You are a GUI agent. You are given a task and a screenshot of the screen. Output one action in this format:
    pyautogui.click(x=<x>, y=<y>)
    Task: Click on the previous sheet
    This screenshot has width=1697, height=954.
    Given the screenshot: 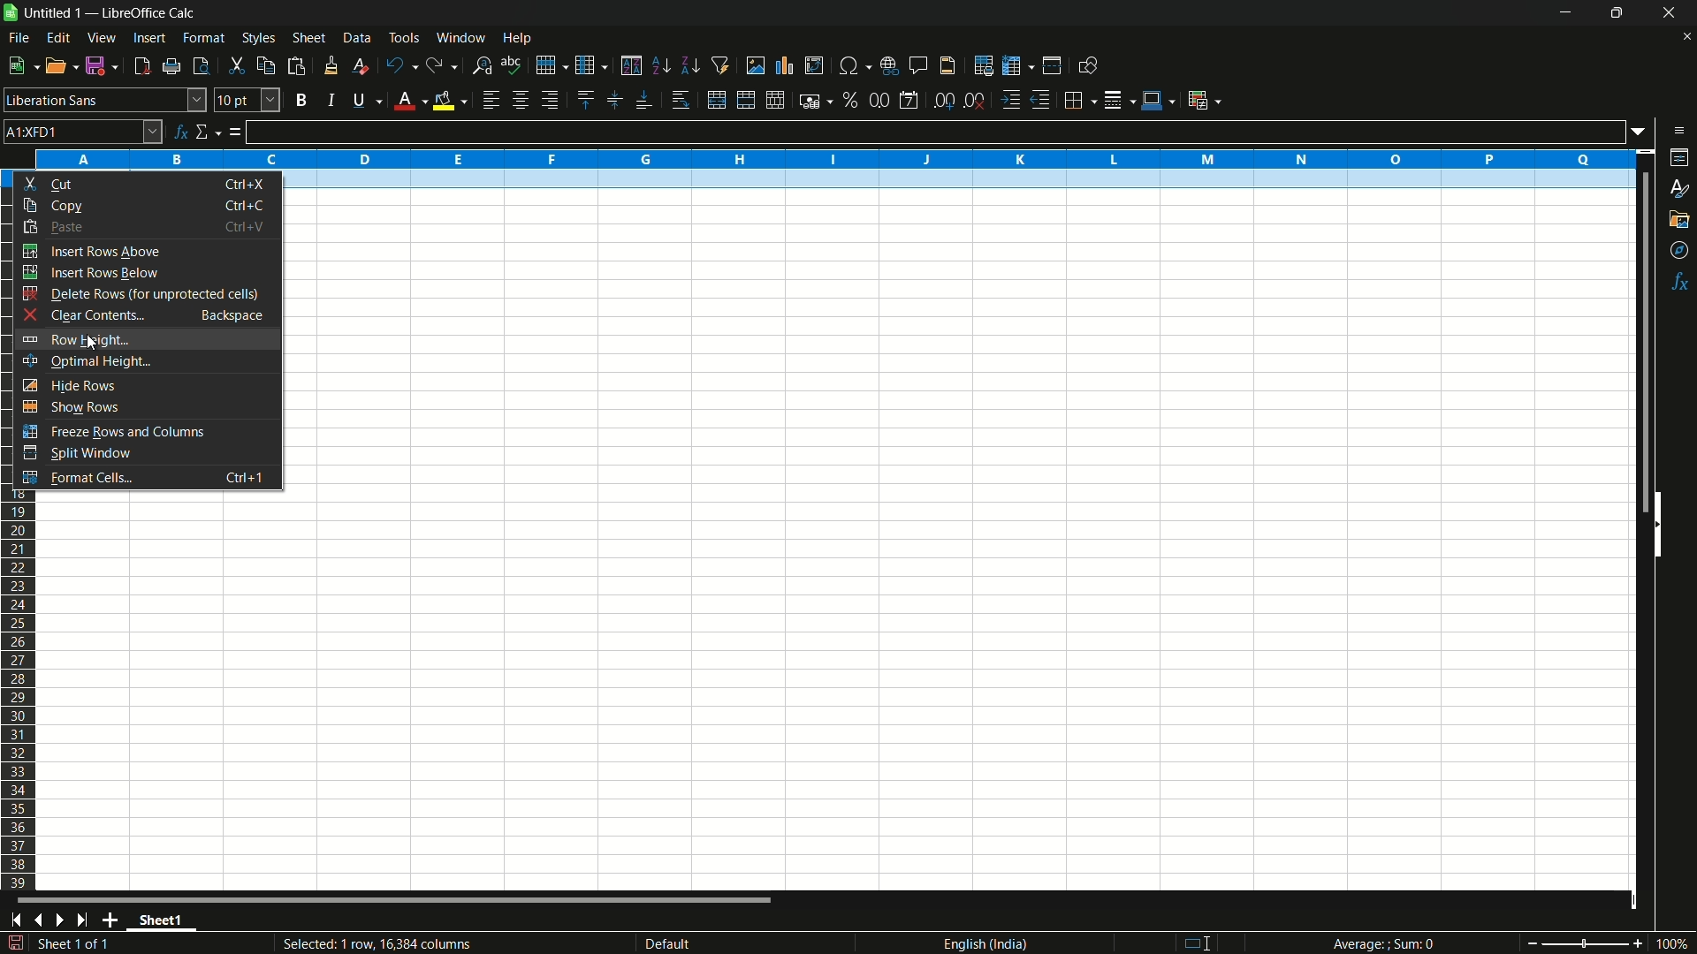 What is the action you would take?
    pyautogui.click(x=37, y=920)
    